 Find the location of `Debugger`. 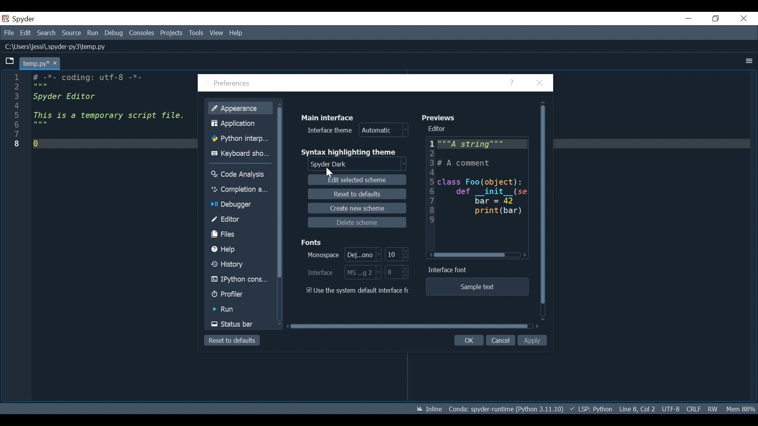

Debugger is located at coordinates (240, 205).